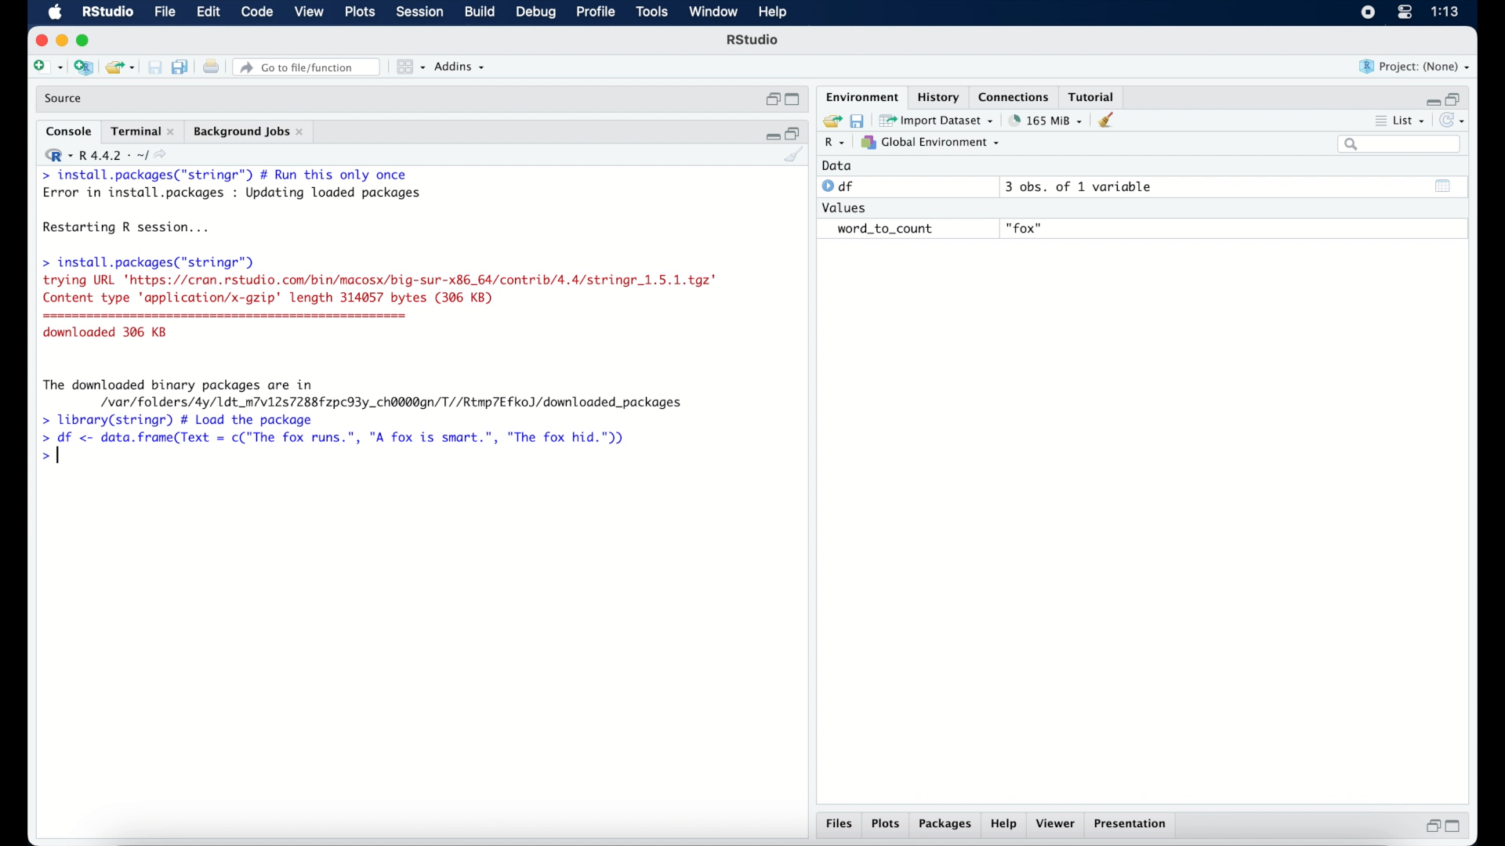 The image size is (1505, 846). What do you see at coordinates (1431, 101) in the screenshot?
I see `minimize` at bounding box center [1431, 101].